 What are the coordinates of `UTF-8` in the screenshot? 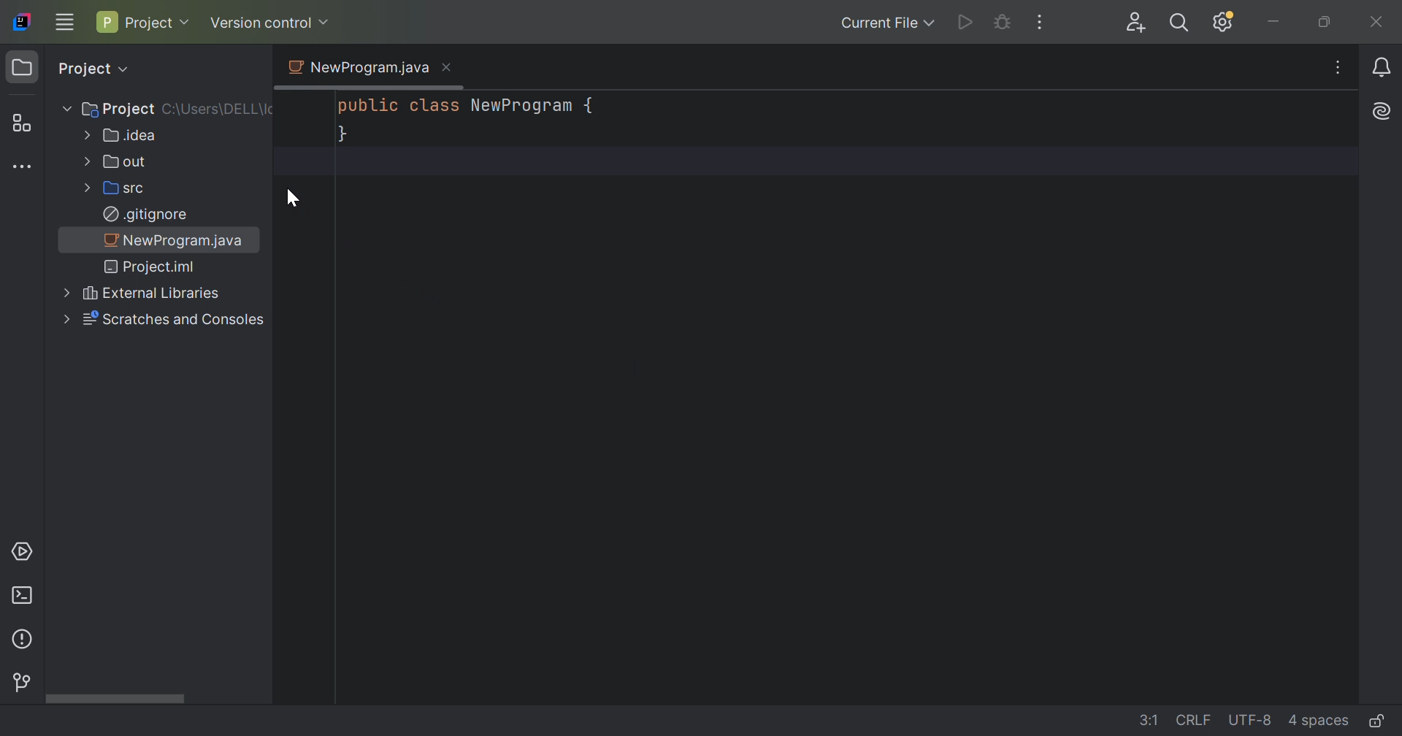 It's located at (1249, 720).